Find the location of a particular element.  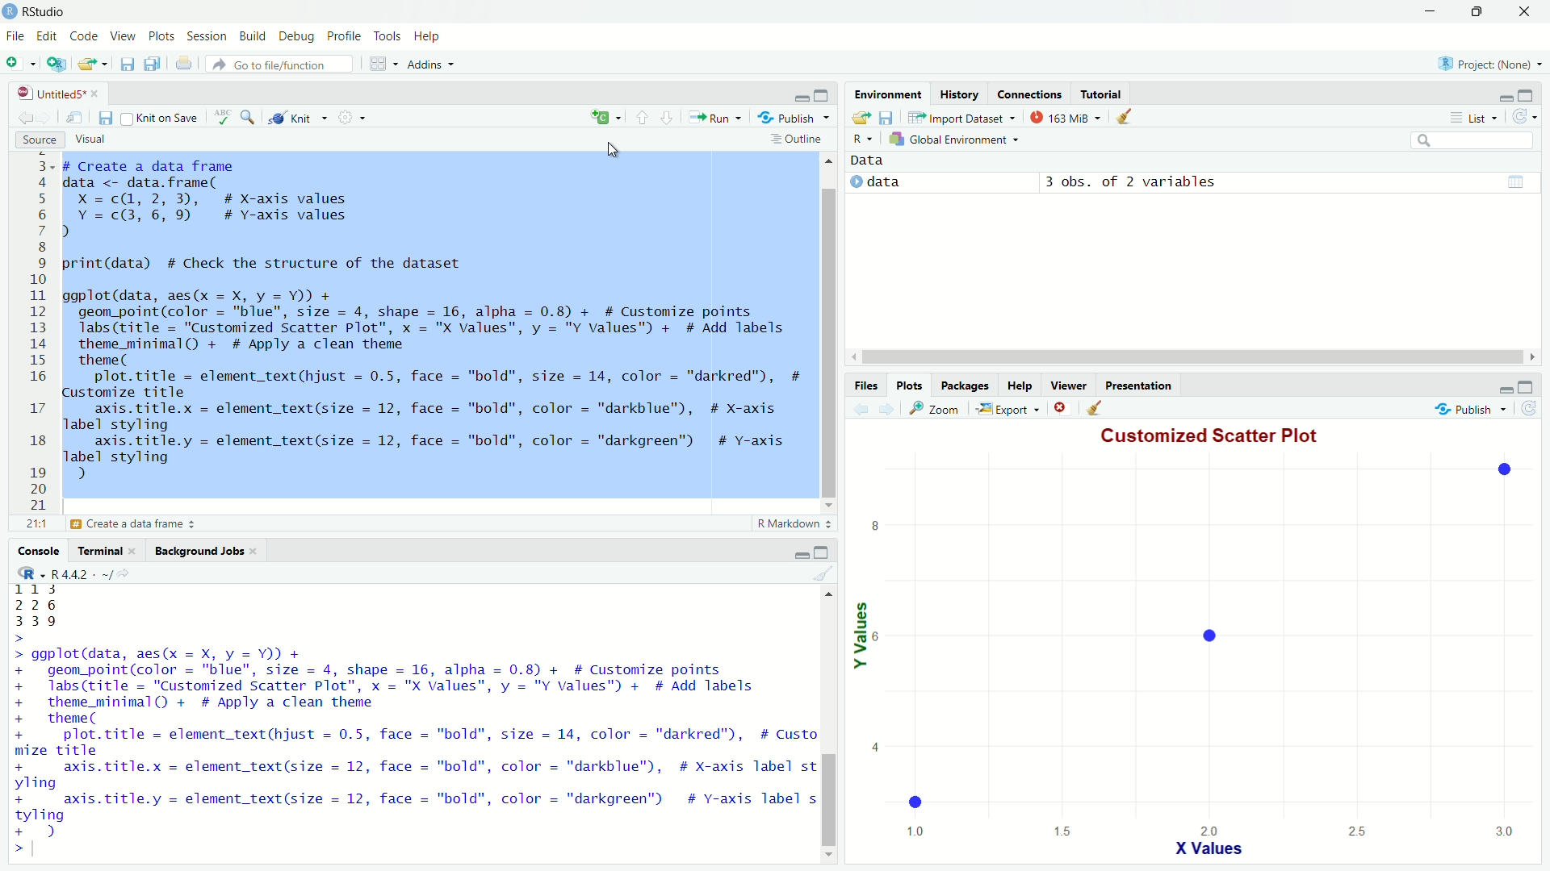

R is located at coordinates (857, 139).